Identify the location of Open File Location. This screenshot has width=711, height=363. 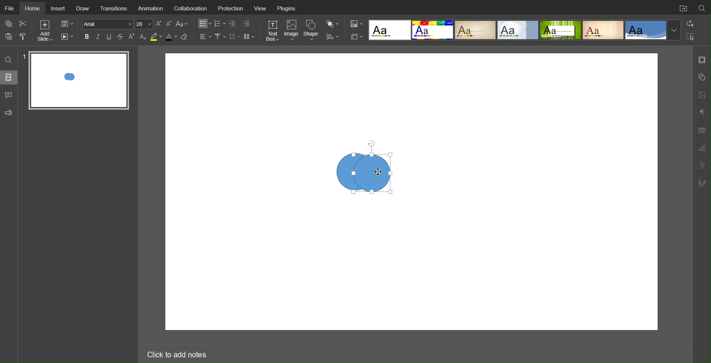
(682, 7).